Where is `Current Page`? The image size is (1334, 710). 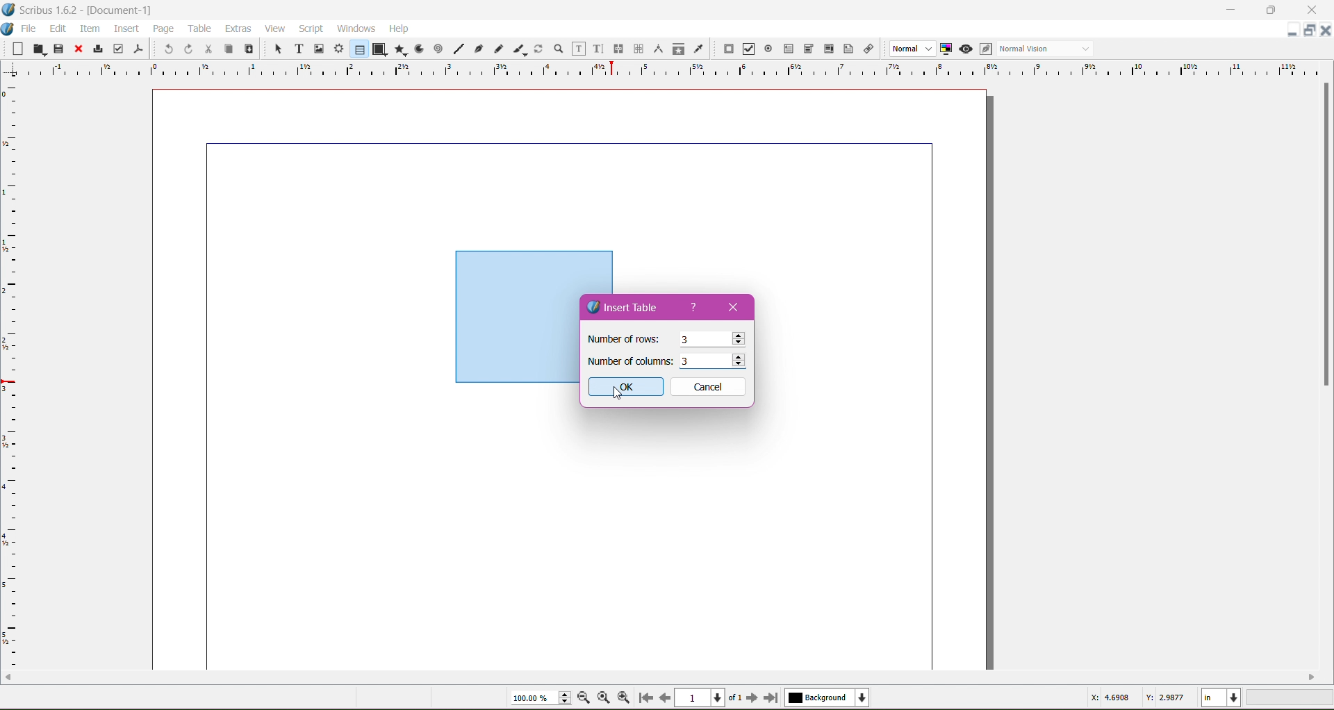 Current Page is located at coordinates (702, 696).